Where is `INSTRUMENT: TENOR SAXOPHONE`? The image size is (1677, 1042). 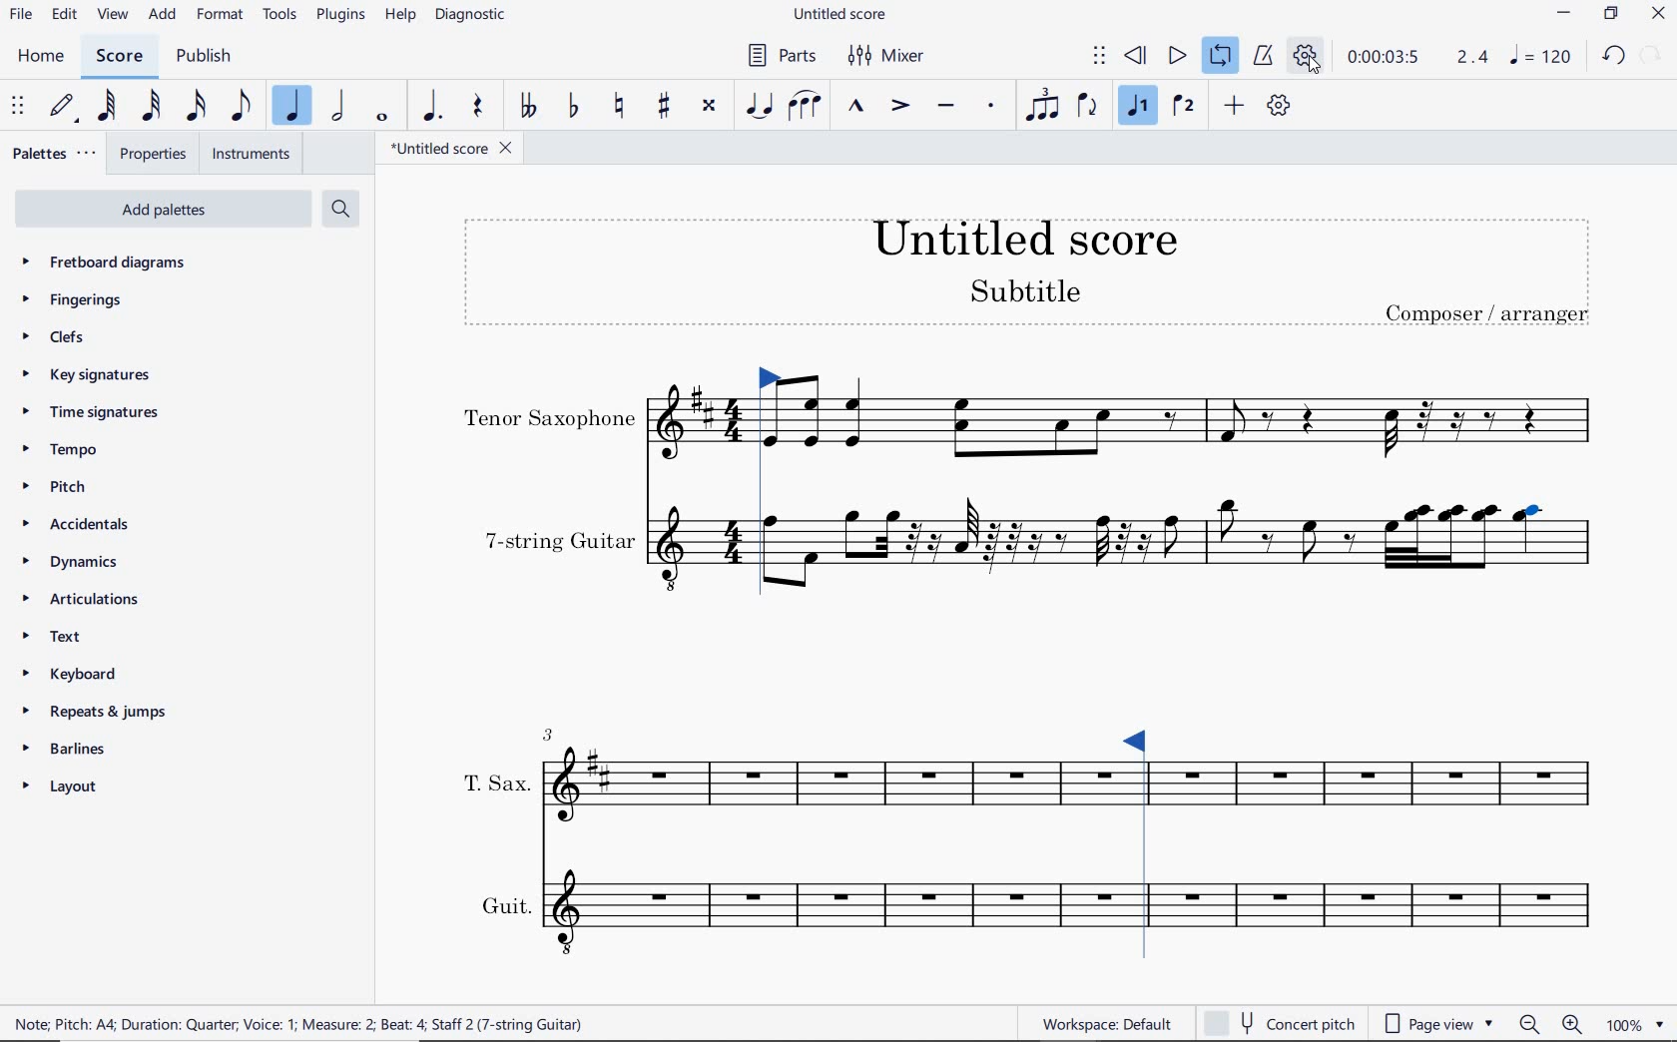
INSTRUMENT: TENOR SAXOPHONE is located at coordinates (595, 417).